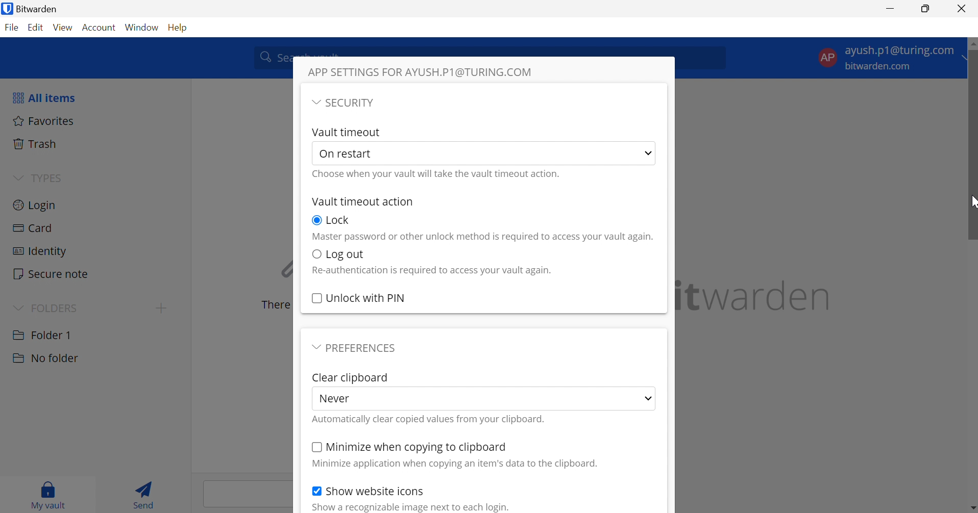  What do you see at coordinates (101, 28) in the screenshot?
I see `Account` at bounding box center [101, 28].